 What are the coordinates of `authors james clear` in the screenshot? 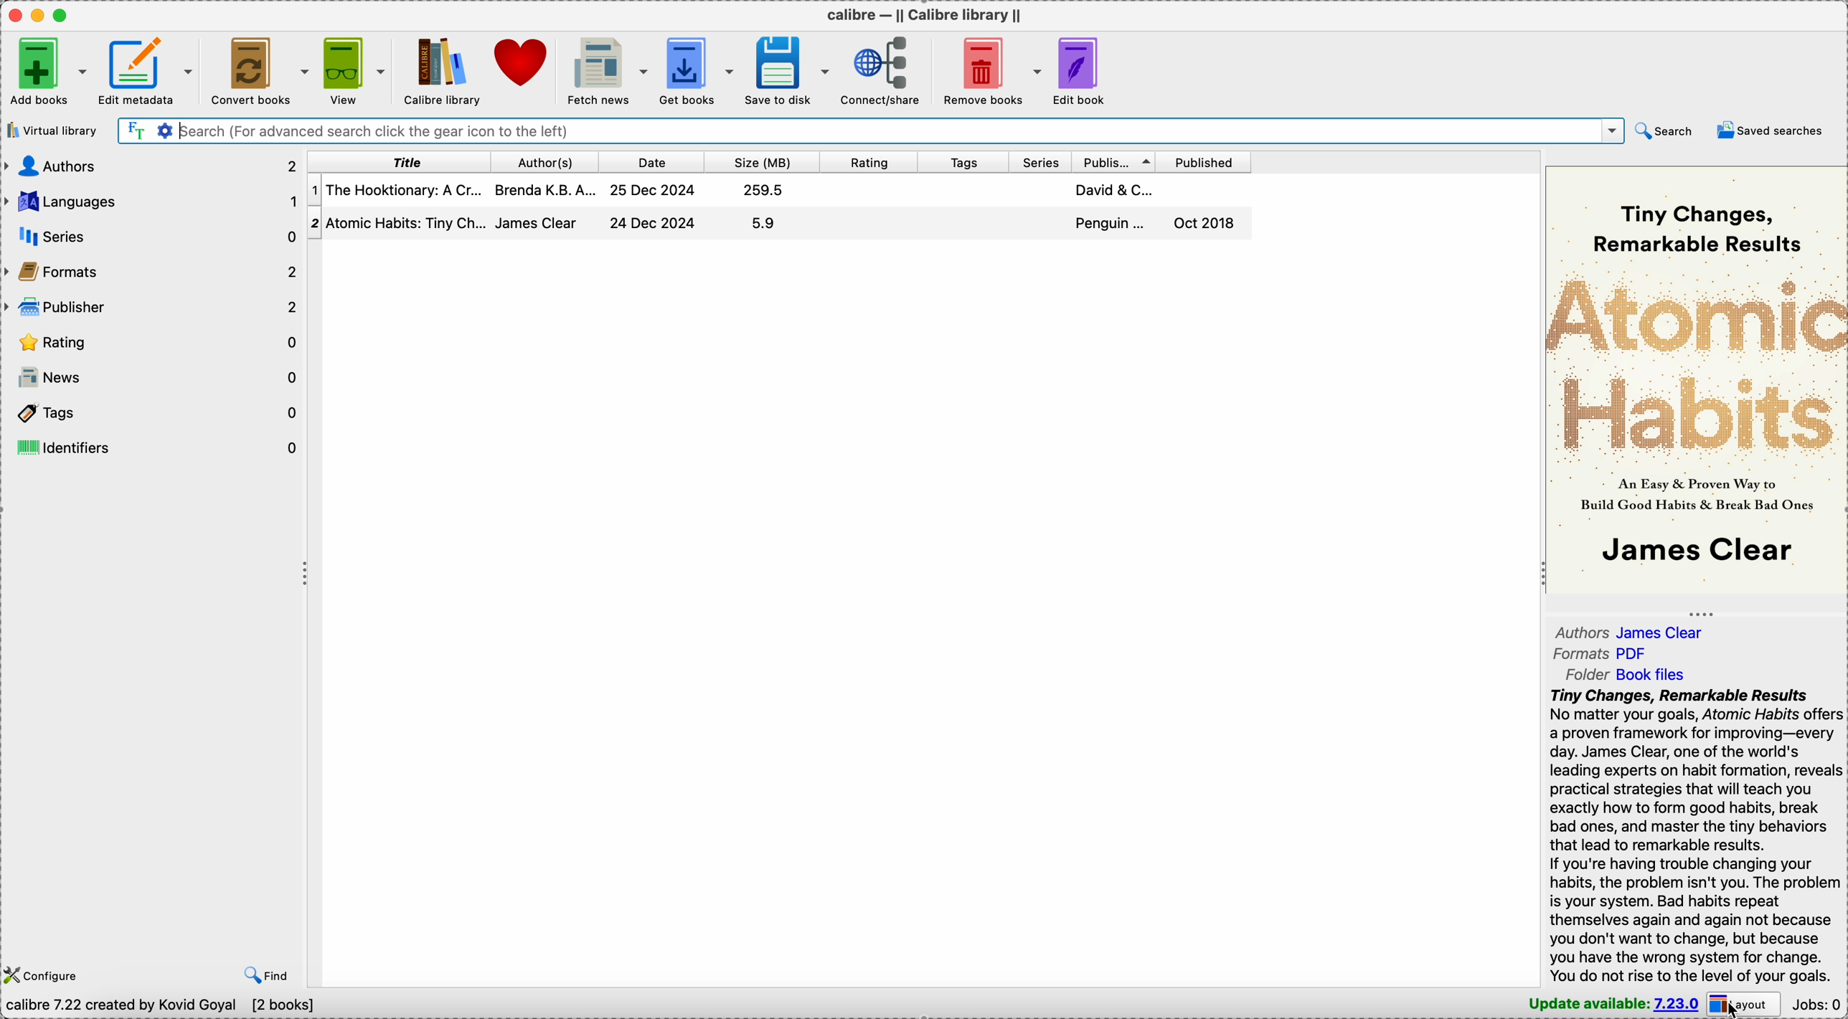 It's located at (1628, 632).